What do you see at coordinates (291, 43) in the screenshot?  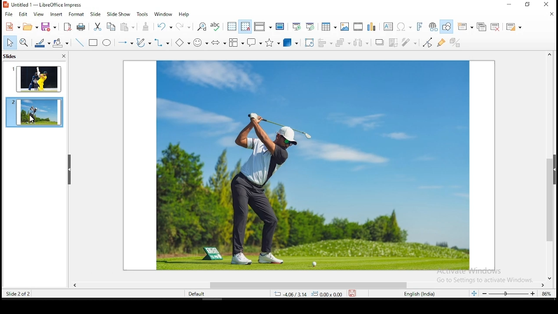 I see `3D shapes` at bounding box center [291, 43].